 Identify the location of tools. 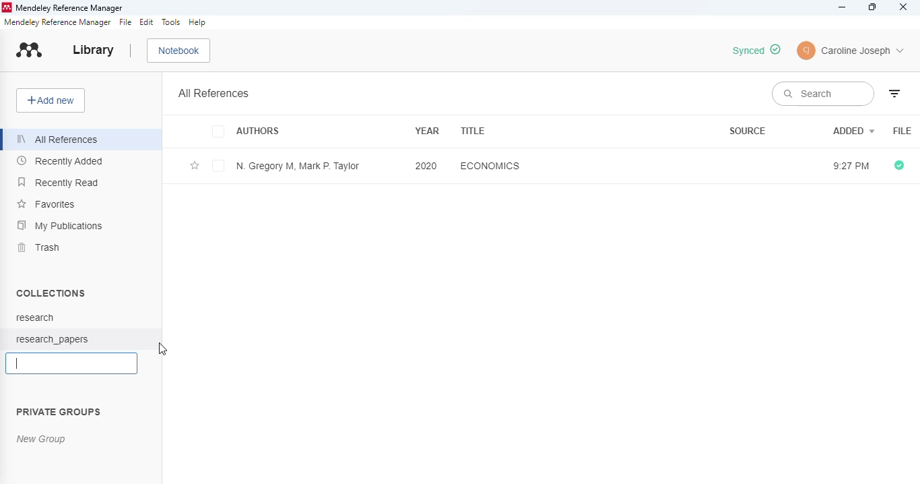
(171, 22).